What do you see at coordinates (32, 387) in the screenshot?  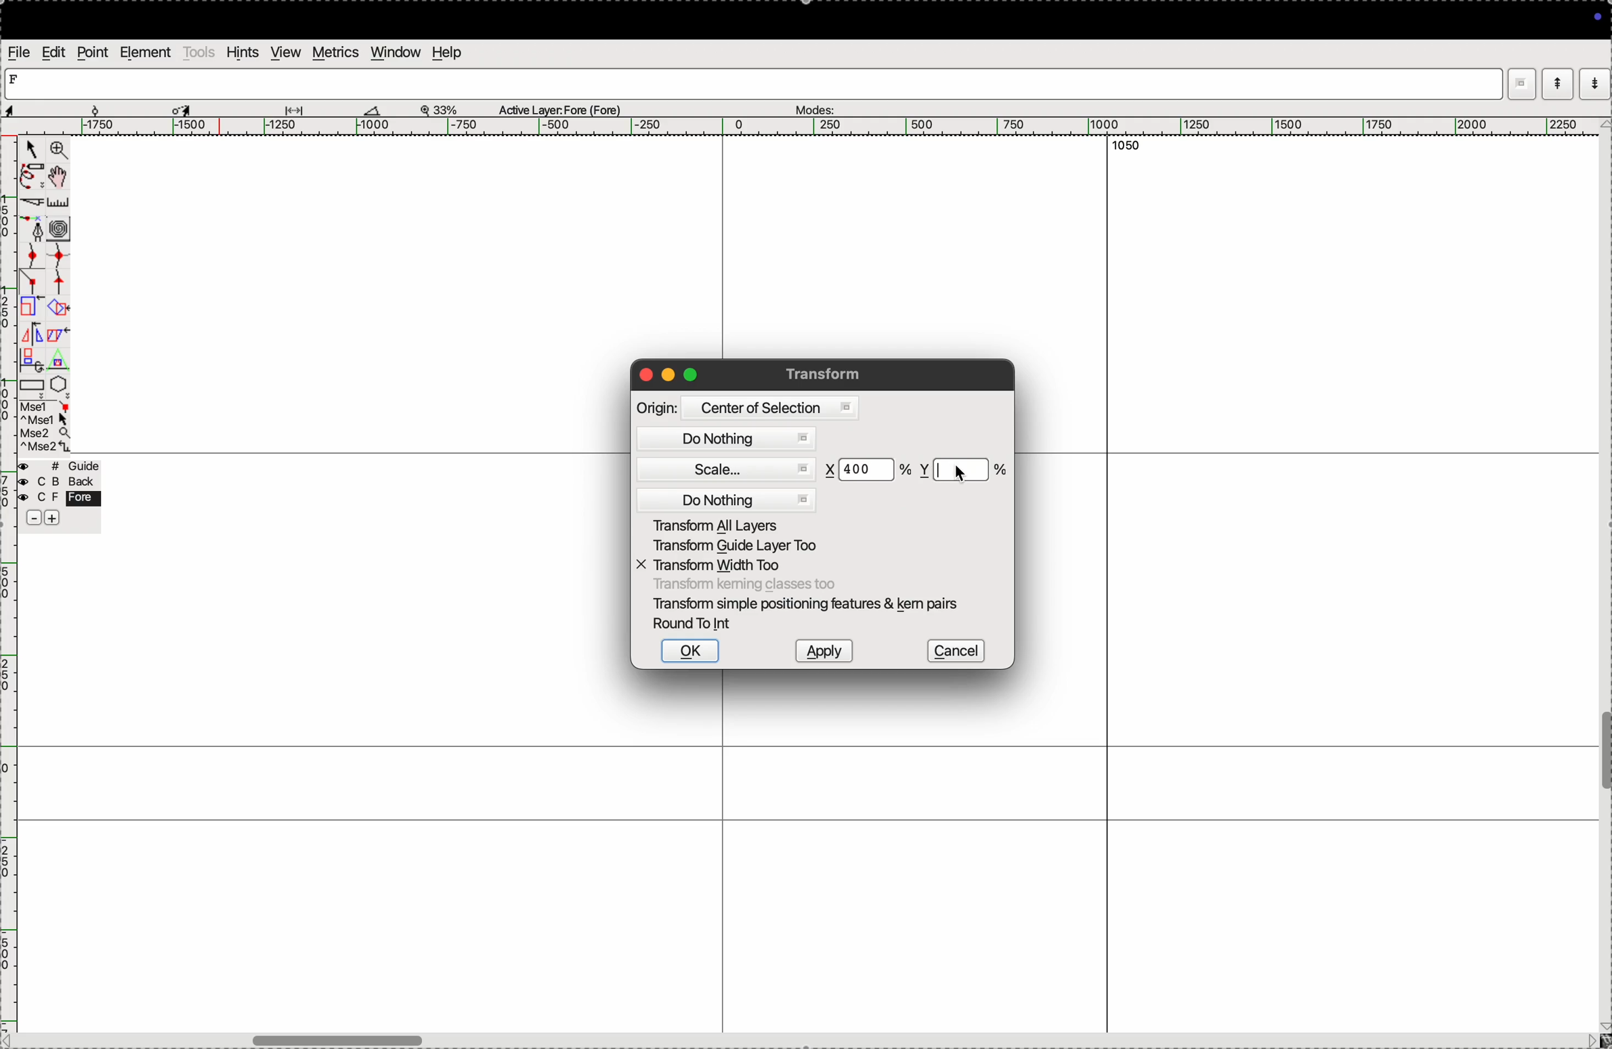 I see `rectangle` at bounding box center [32, 387].